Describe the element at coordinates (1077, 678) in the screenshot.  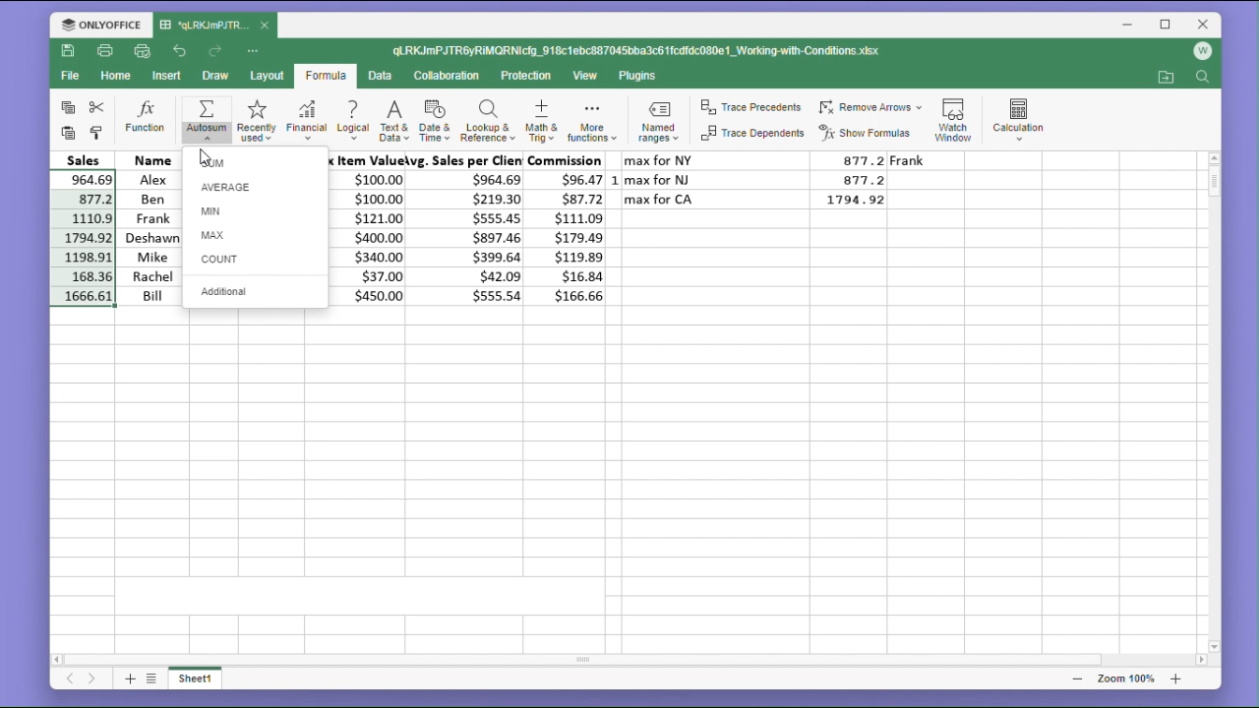
I see `zoom out` at that location.